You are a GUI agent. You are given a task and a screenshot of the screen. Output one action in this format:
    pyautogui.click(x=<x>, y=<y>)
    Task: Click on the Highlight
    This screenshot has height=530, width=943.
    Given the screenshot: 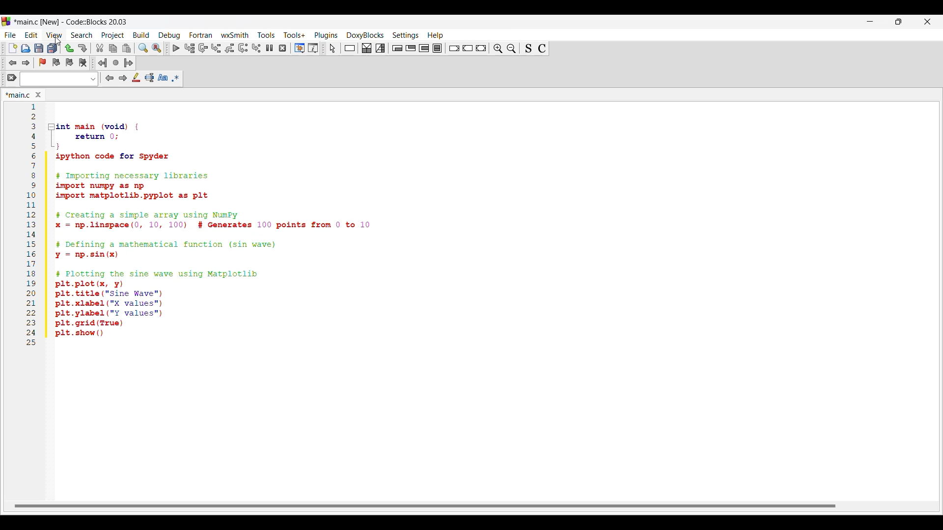 What is the action you would take?
    pyautogui.click(x=137, y=78)
    